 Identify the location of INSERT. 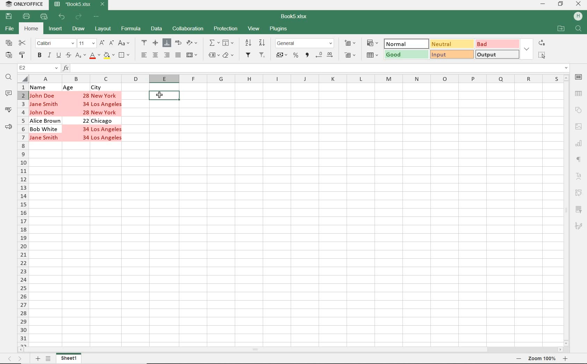
(56, 30).